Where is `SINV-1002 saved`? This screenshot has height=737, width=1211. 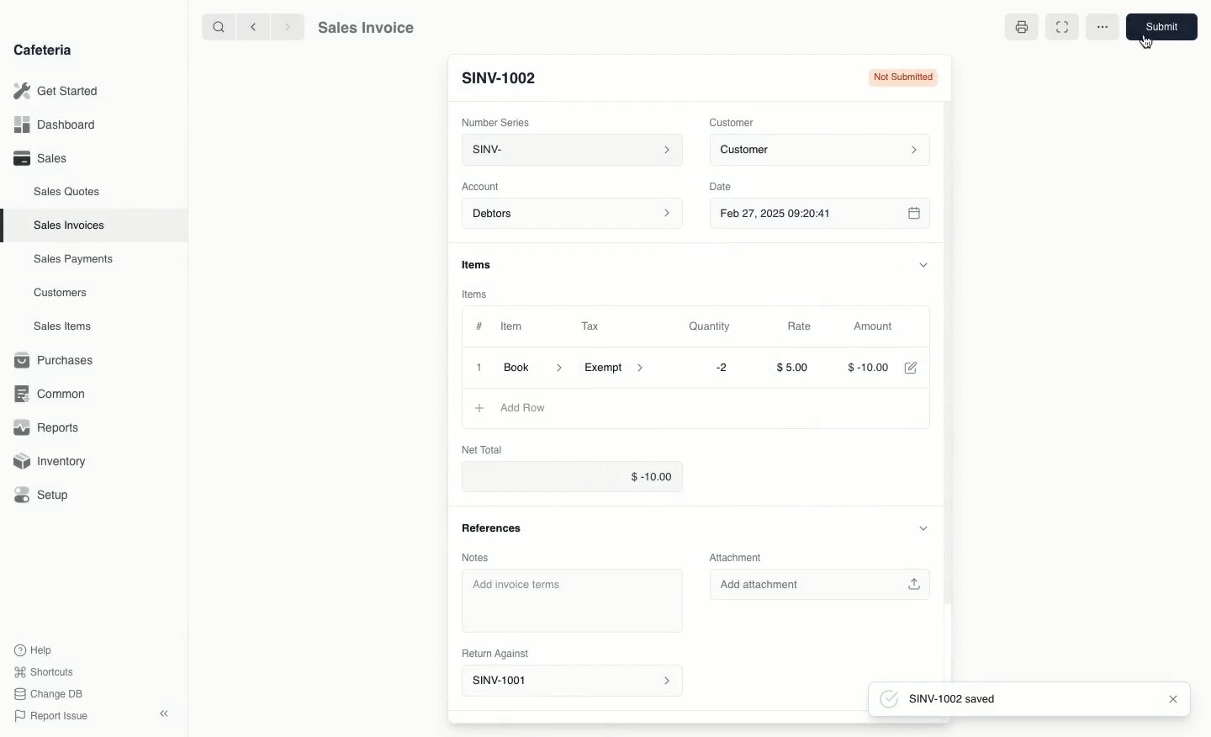 SINV-1002 saved is located at coordinates (960, 699).